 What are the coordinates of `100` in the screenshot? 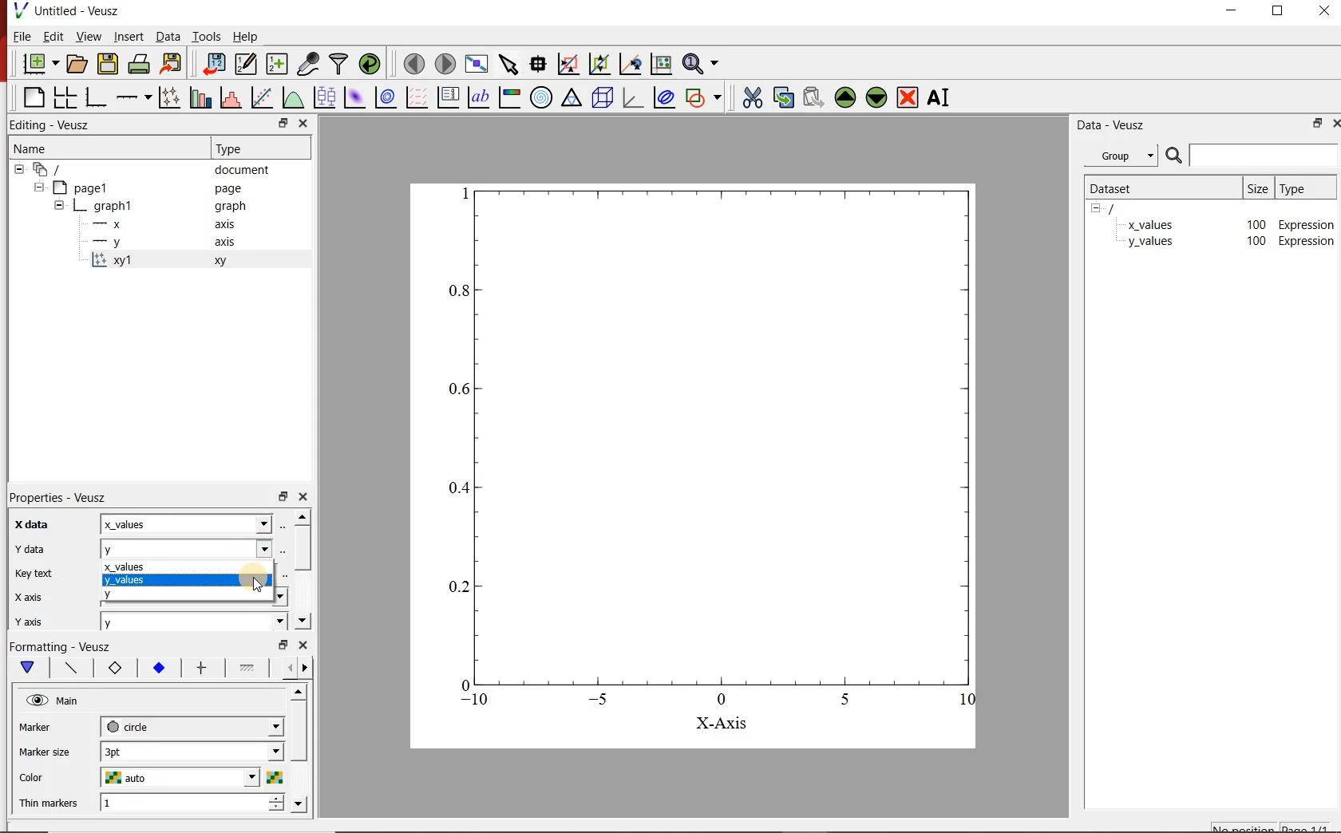 It's located at (1256, 223).